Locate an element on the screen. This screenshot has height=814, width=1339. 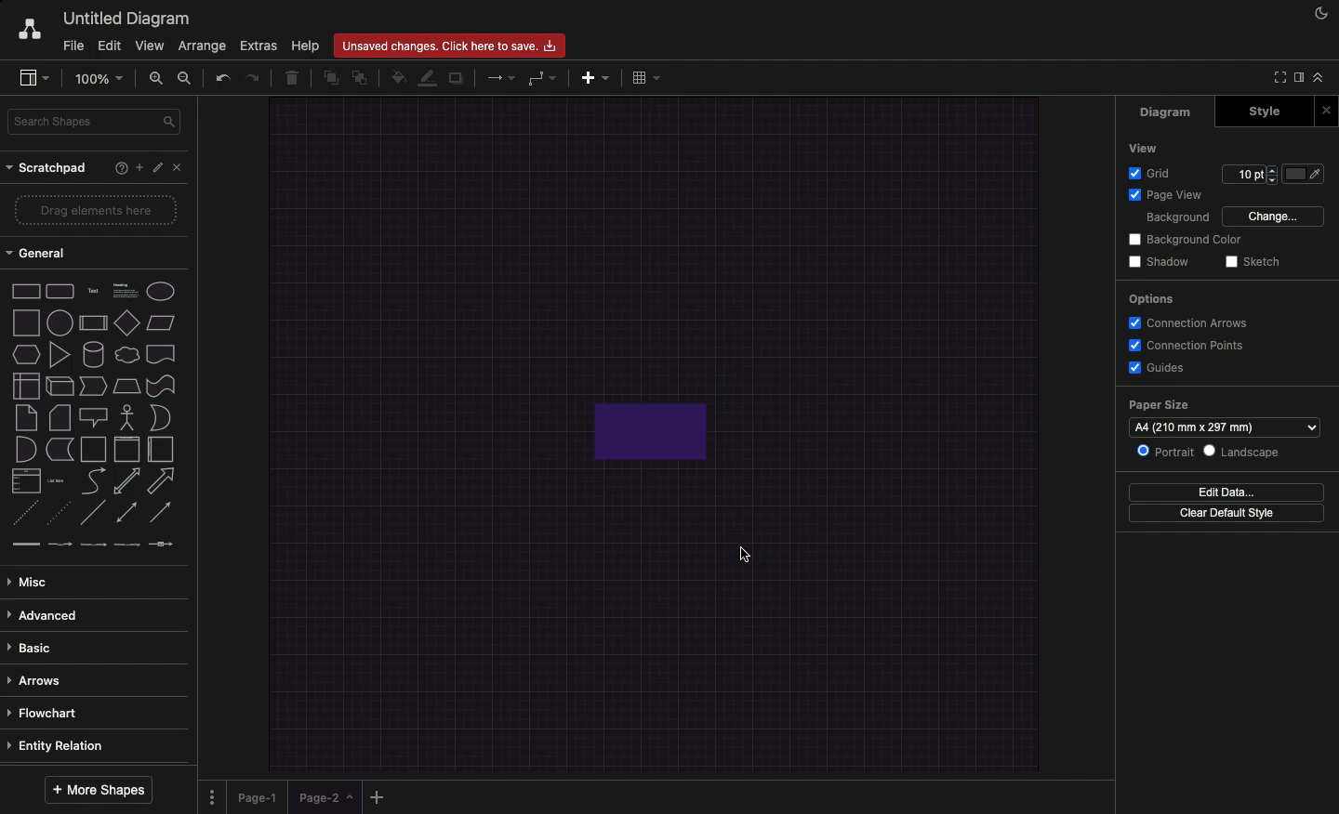
Redo is located at coordinates (255, 76).